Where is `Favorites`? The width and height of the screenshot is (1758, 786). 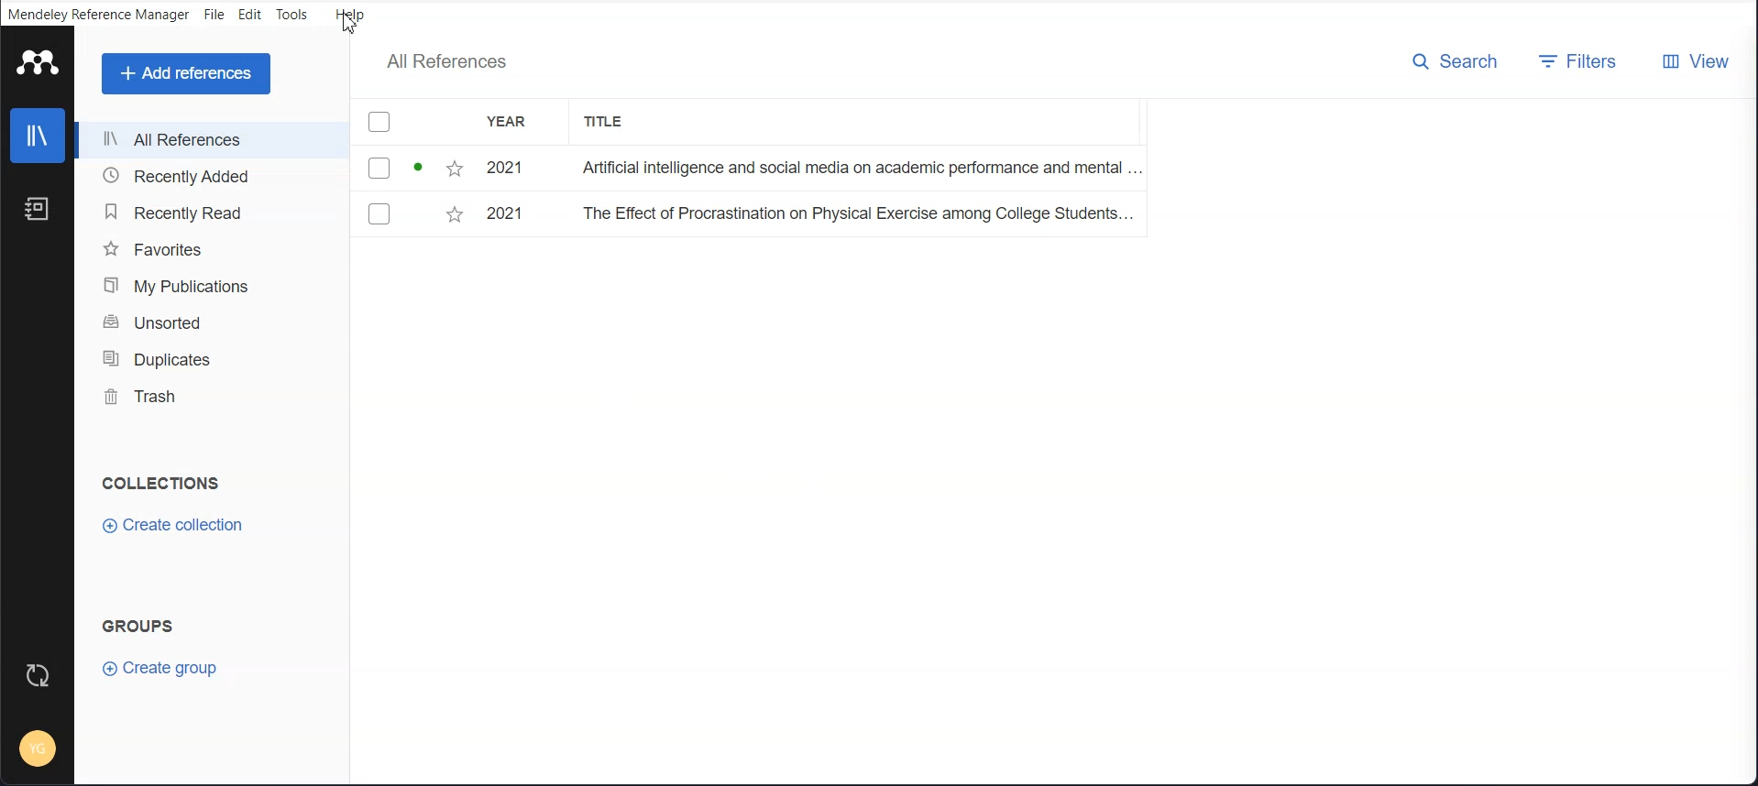
Favorites is located at coordinates (205, 248).